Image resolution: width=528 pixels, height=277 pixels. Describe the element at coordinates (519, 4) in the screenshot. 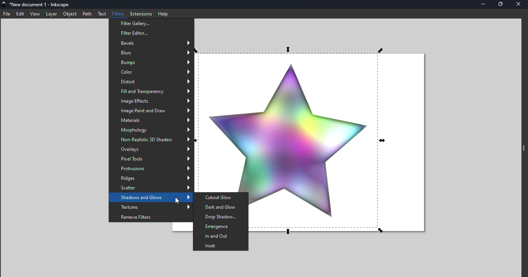

I see `Close` at that location.